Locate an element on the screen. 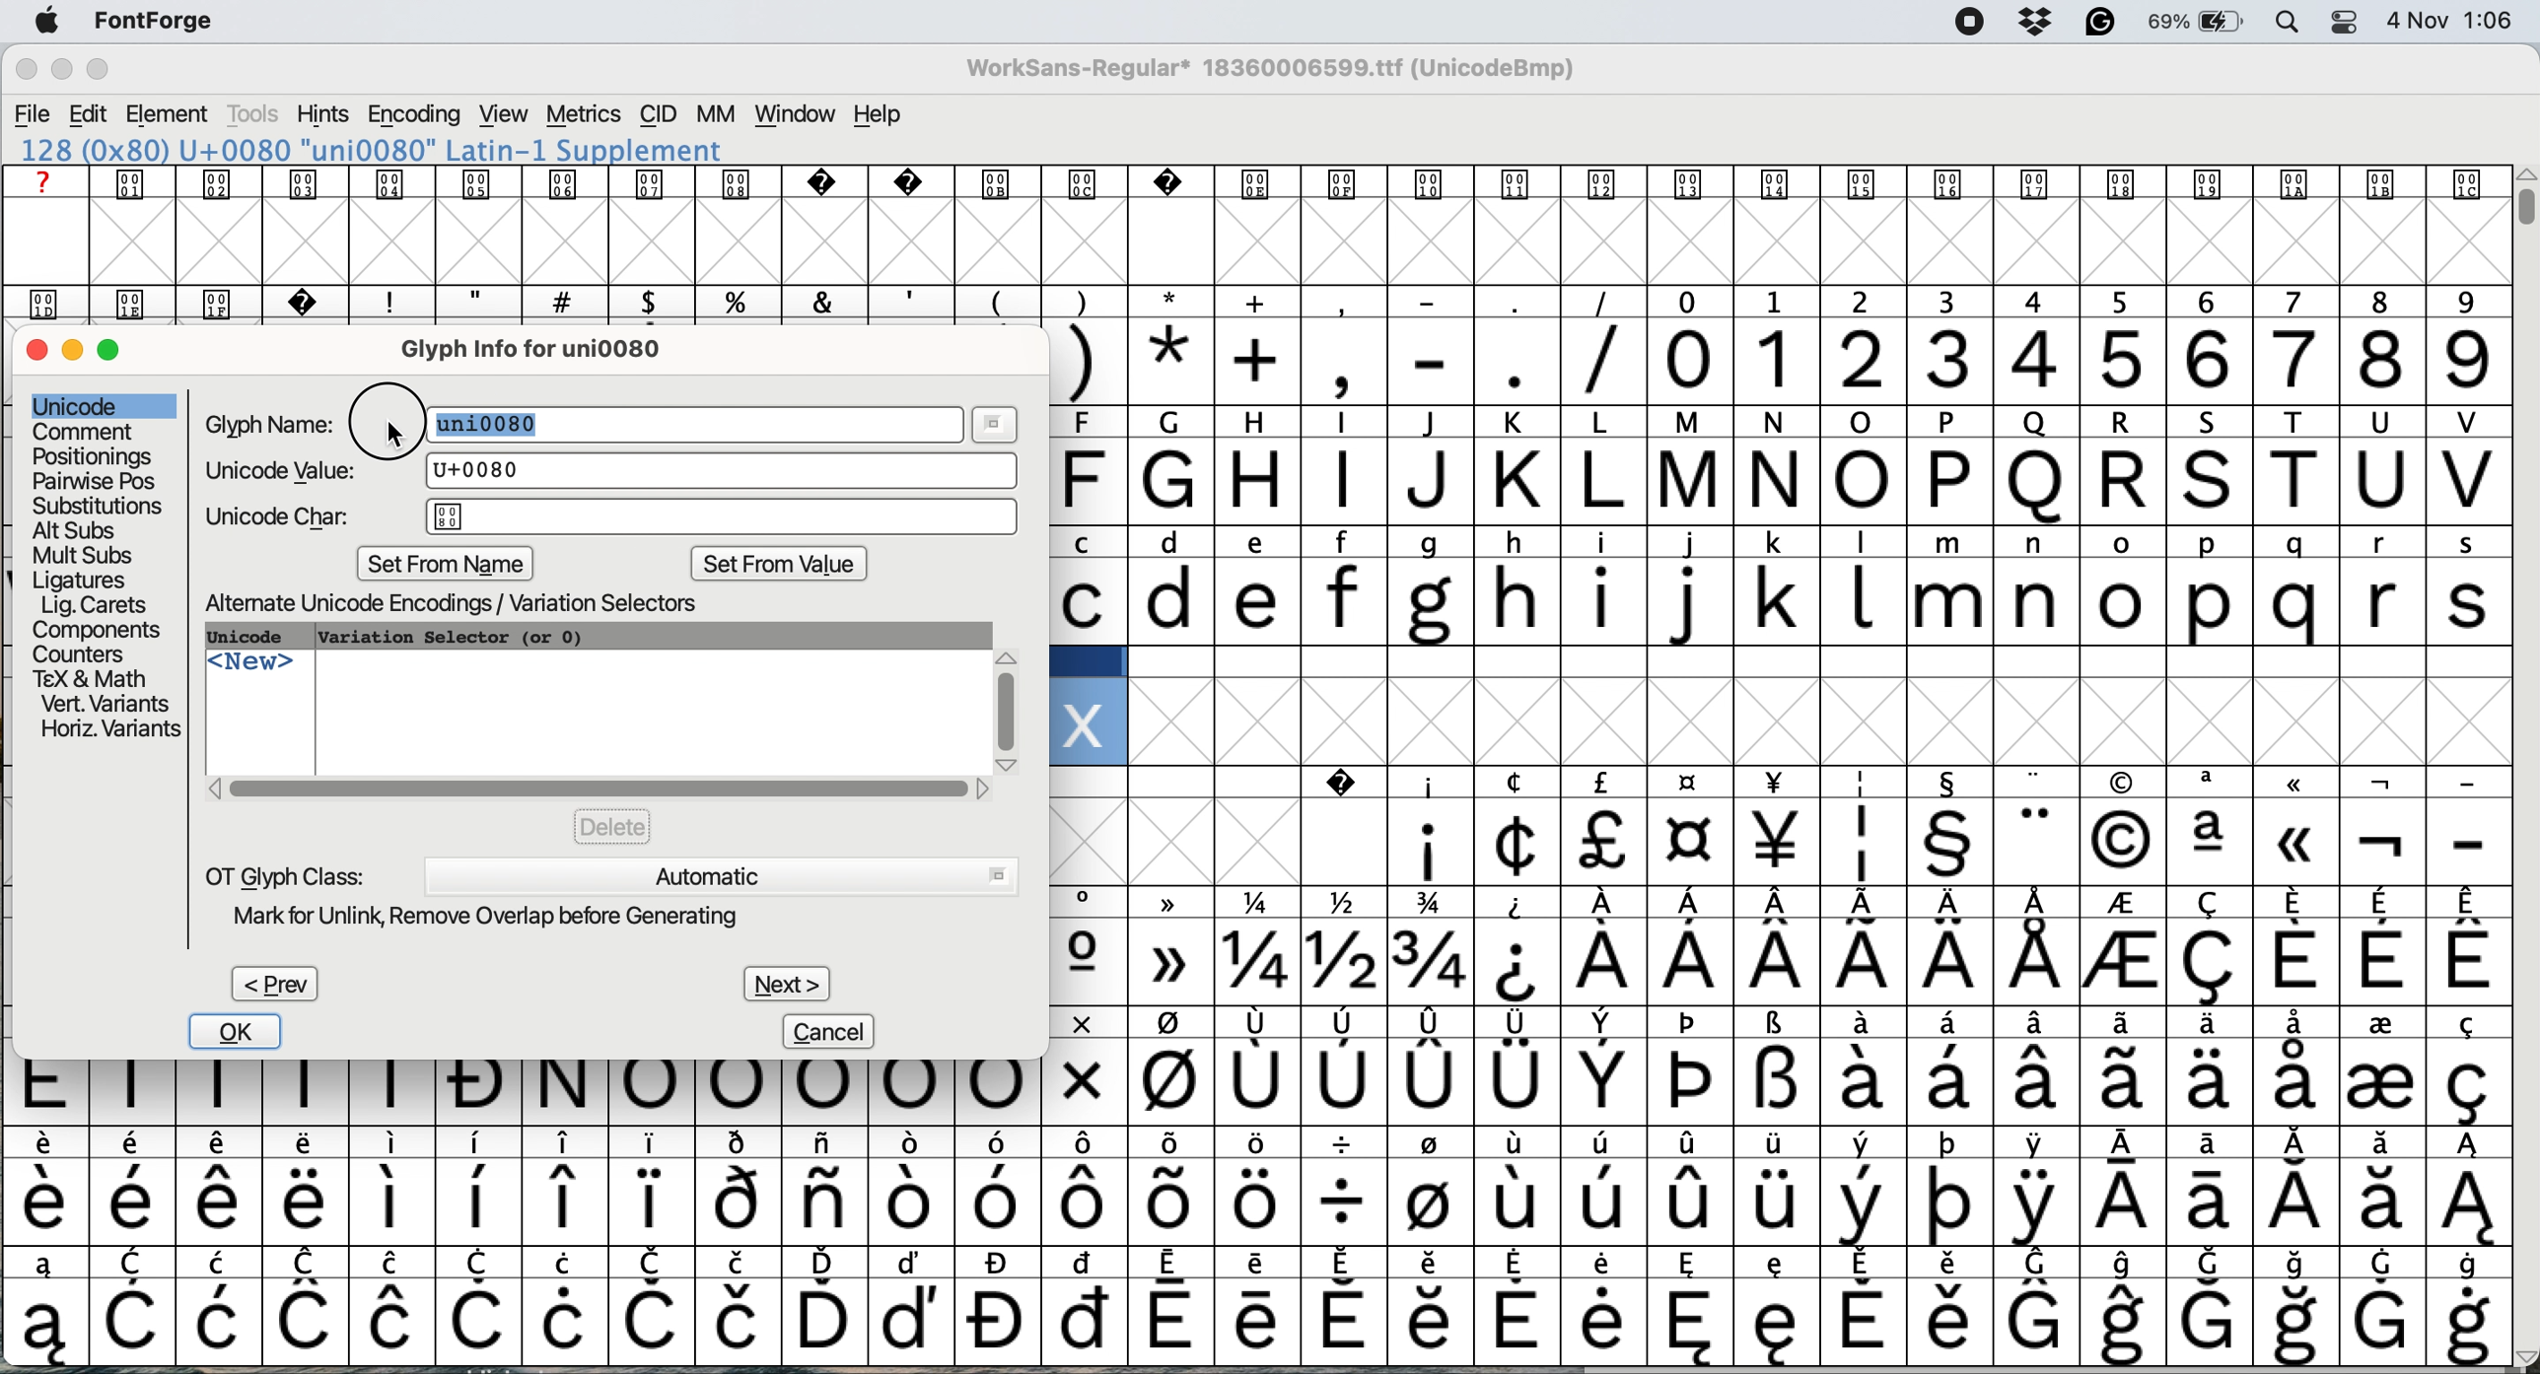  battery is located at coordinates (2196, 23).